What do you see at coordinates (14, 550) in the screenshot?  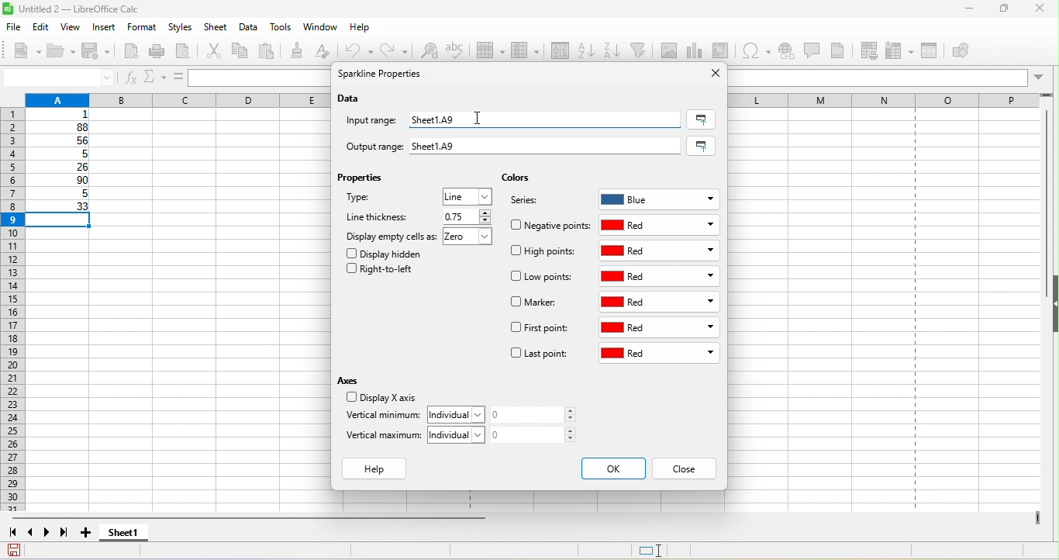 I see `save document` at bounding box center [14, 550].